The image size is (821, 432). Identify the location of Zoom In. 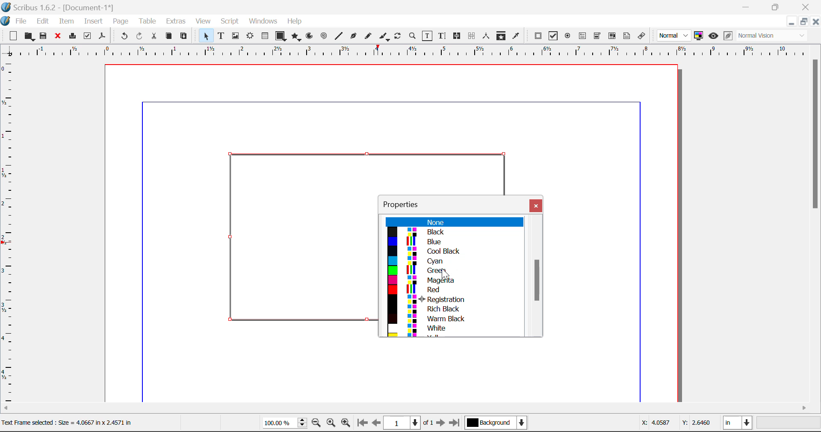
(346, 424).